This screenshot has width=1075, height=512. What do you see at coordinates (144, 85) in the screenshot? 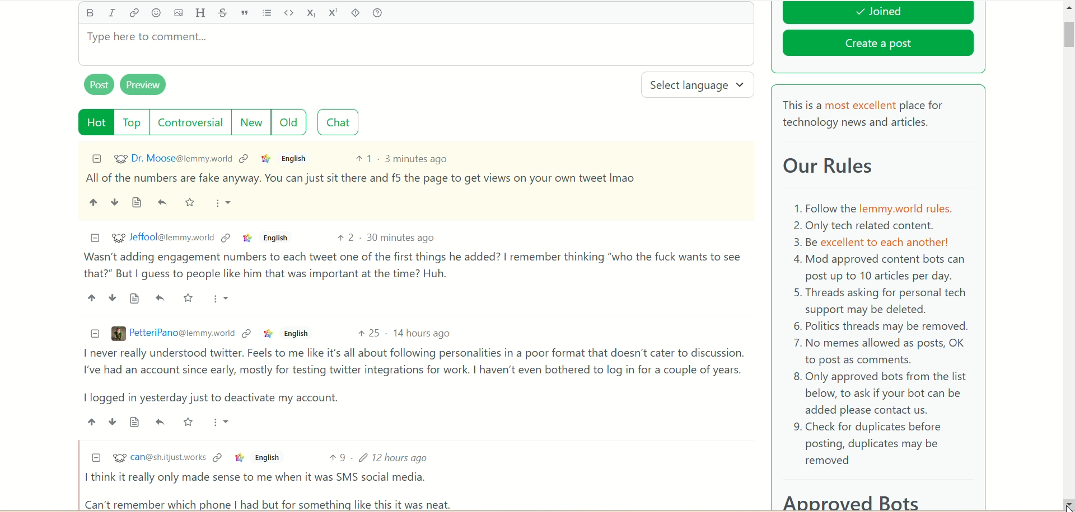
I see `preview` at bounding box center [144, 85].